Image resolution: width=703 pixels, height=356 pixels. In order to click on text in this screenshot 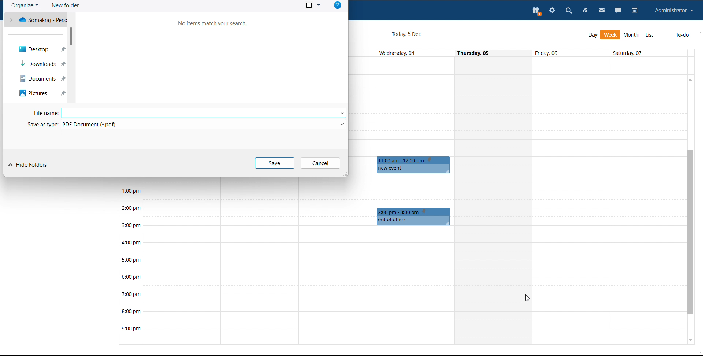, I will do `click(211, 25)`.